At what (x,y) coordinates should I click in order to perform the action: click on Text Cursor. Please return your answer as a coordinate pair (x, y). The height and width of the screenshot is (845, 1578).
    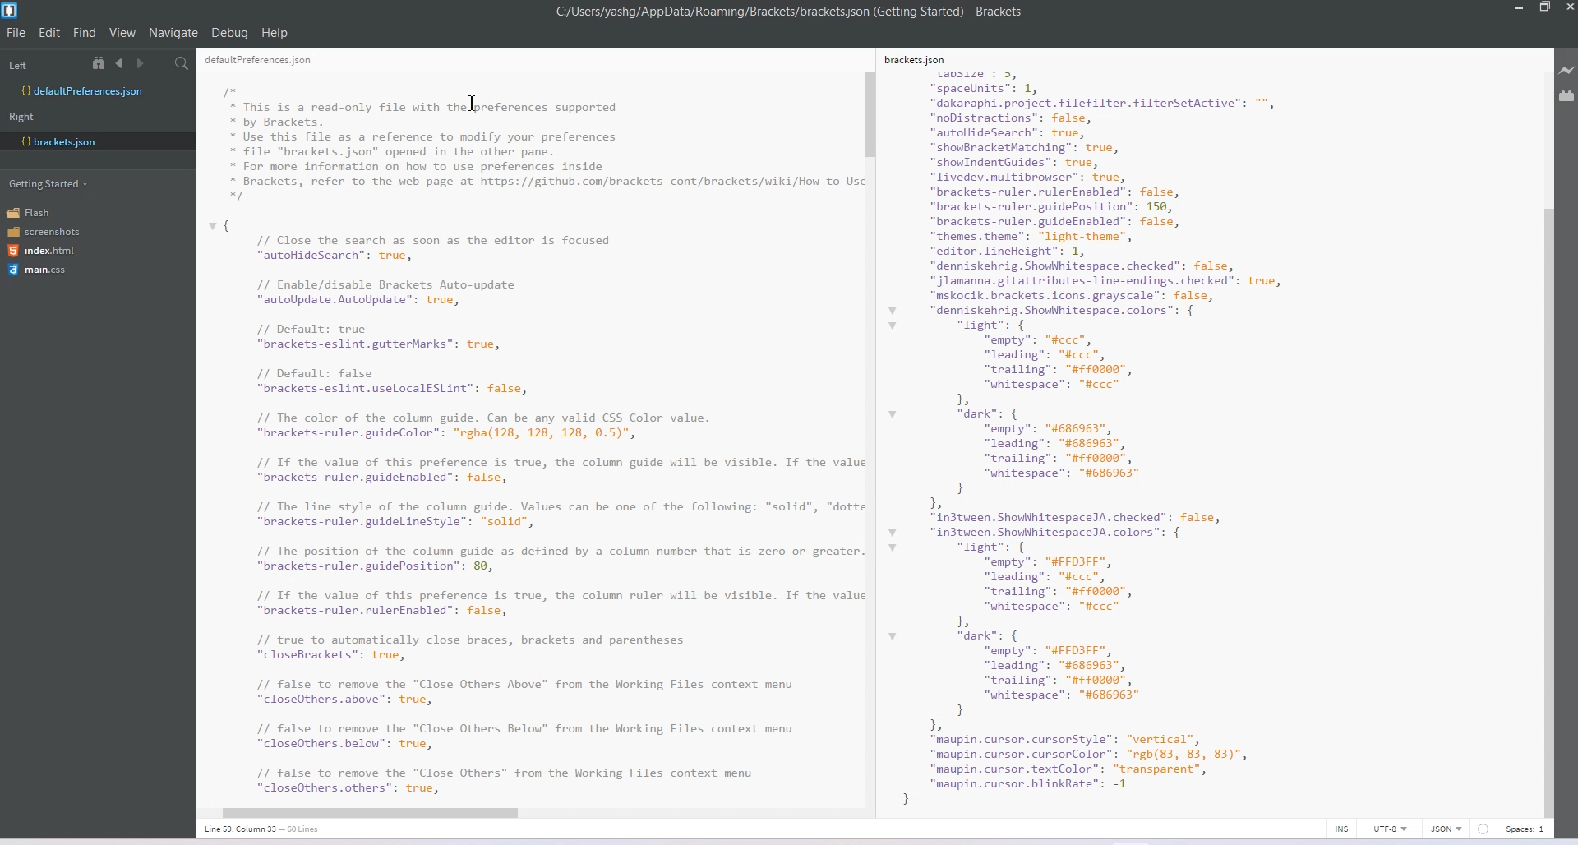
    Looking at the image, I should click on (472, 101).